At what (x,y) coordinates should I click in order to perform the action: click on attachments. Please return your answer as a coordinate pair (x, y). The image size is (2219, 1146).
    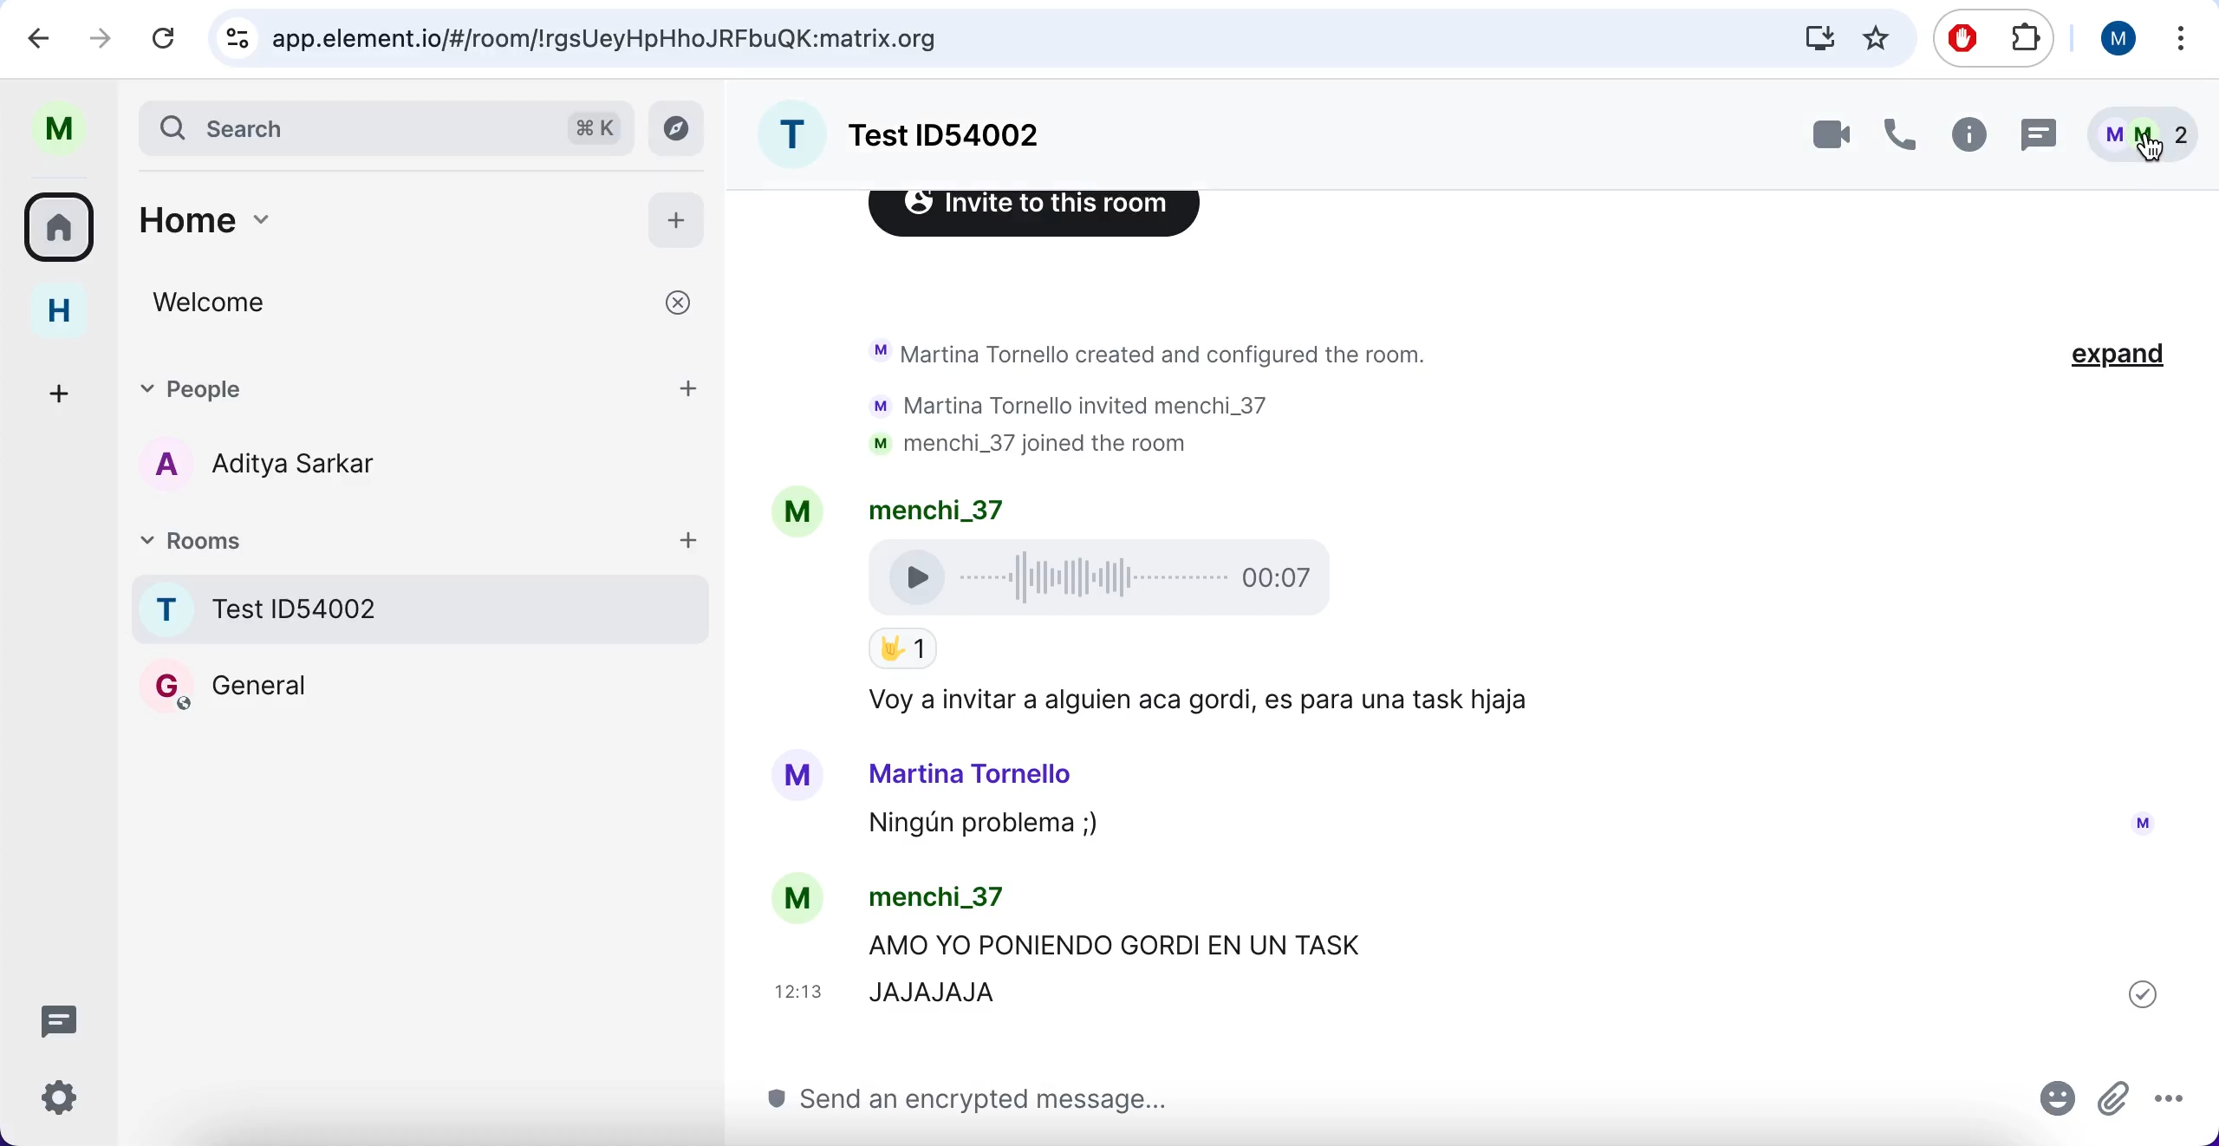
    Looking at the image, I should click on (2112, 1100).